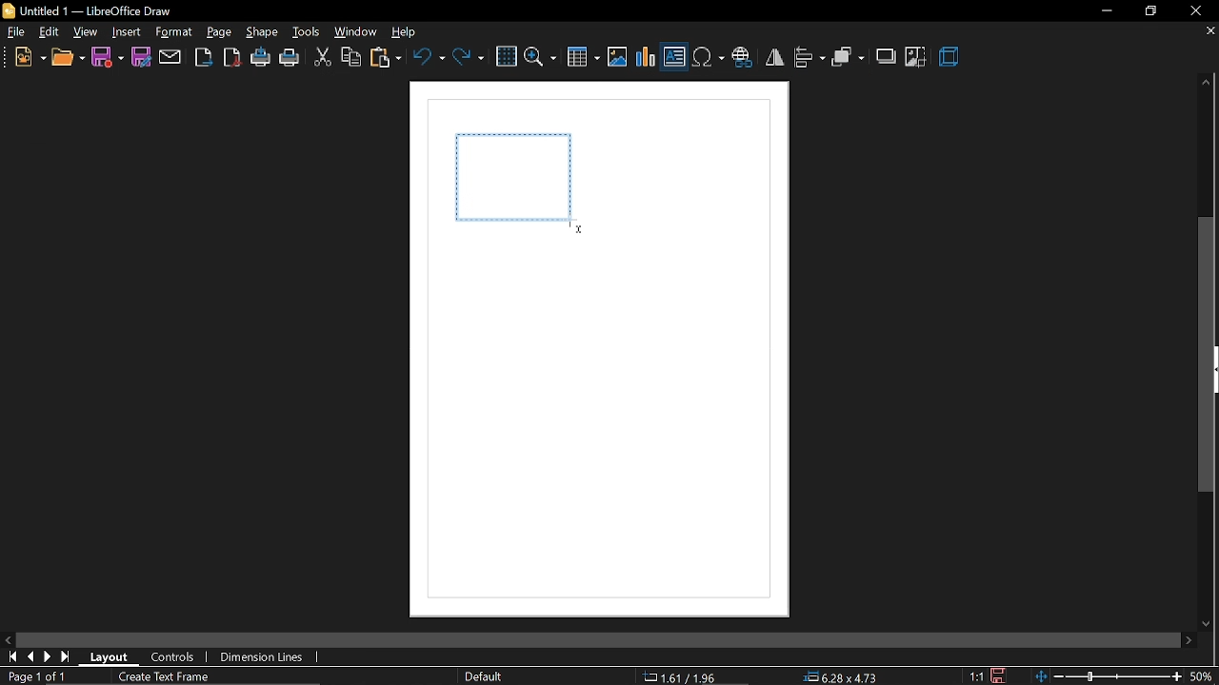 This screenshot has height=685, width=1219. What do you see at coordinates (917, 57) in the screenshot?
I see `crop` at bounding box center [917, 57].